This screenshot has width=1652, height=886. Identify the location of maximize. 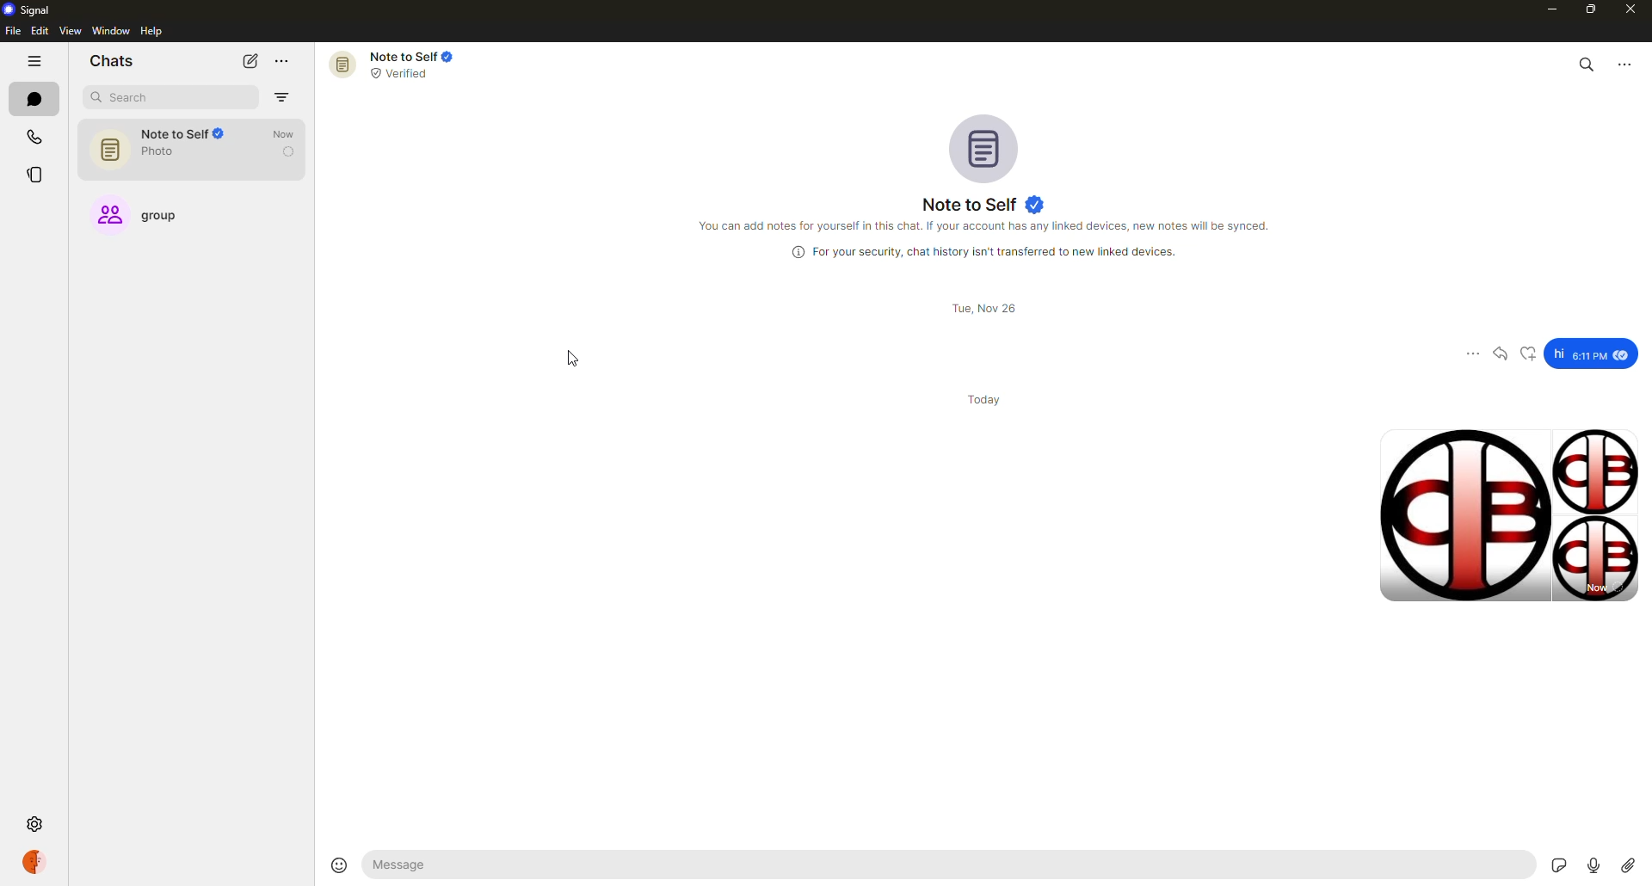
(1591, 13).